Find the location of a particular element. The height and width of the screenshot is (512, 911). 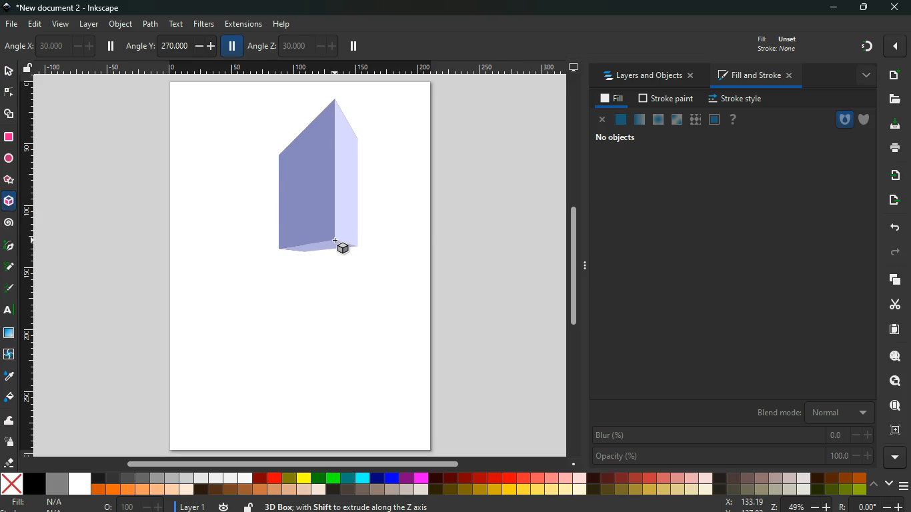

pause is located at coordinates (230, 45).